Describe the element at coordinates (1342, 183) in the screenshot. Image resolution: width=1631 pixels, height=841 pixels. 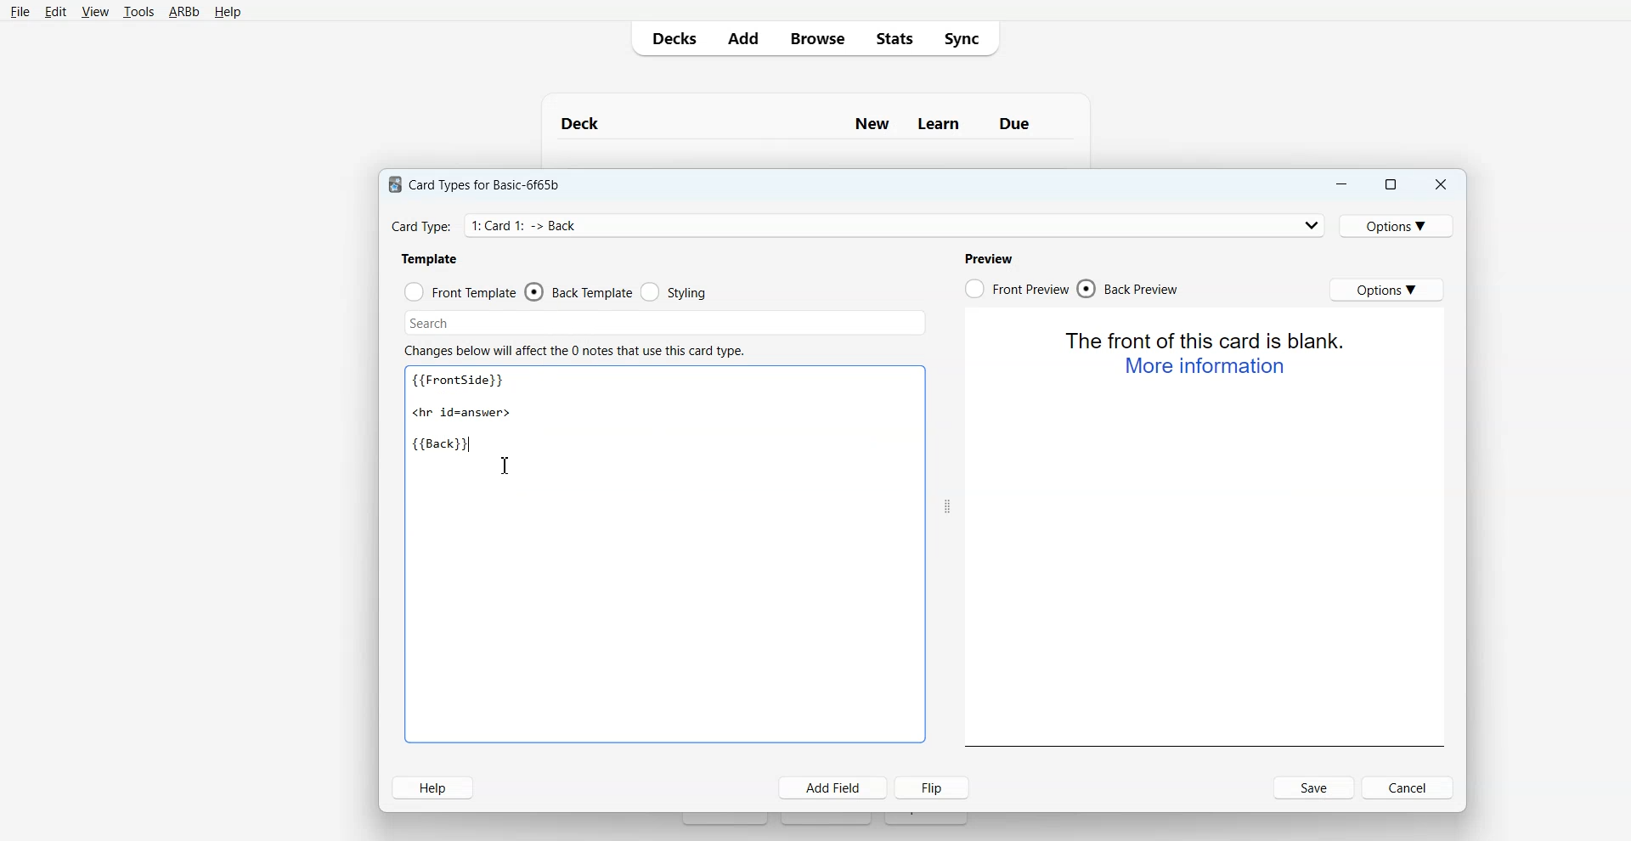
I see `Minimize` at that location.